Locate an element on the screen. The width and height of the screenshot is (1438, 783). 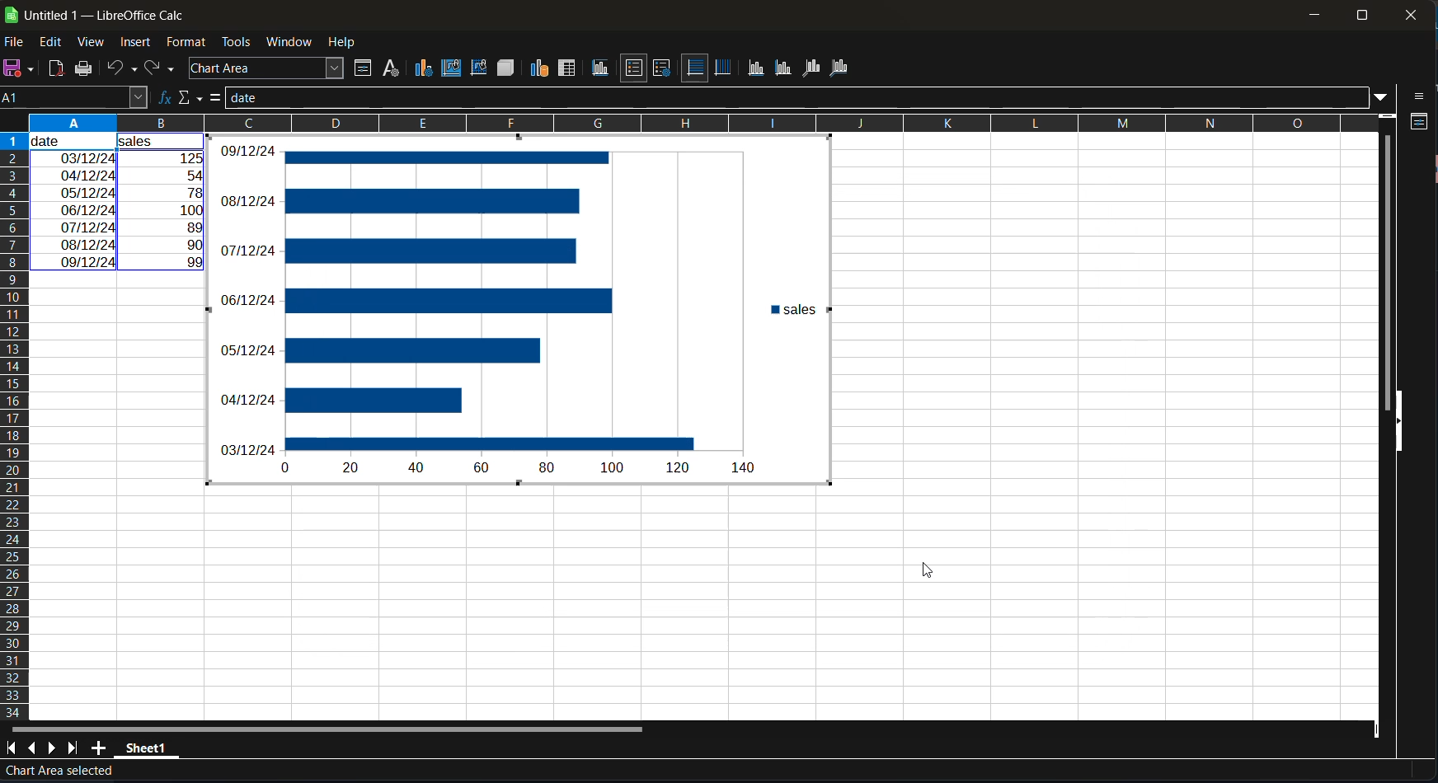
view is located at coordinates (96, 43).